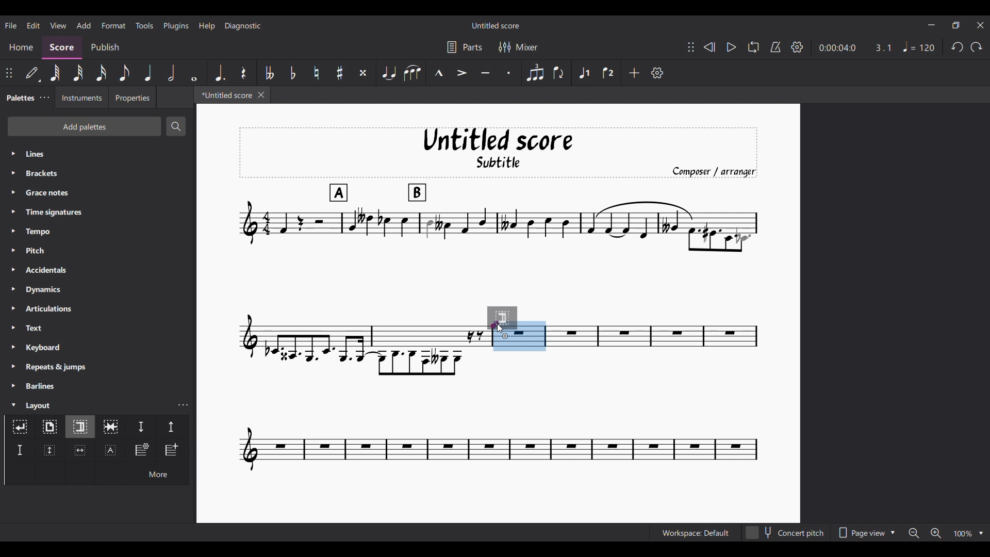 This screenshot has width=990, height=557. What do you see at coordinates (932, 25) in the screenshot?
I see `Minimize` at bounding box center [932, 25].